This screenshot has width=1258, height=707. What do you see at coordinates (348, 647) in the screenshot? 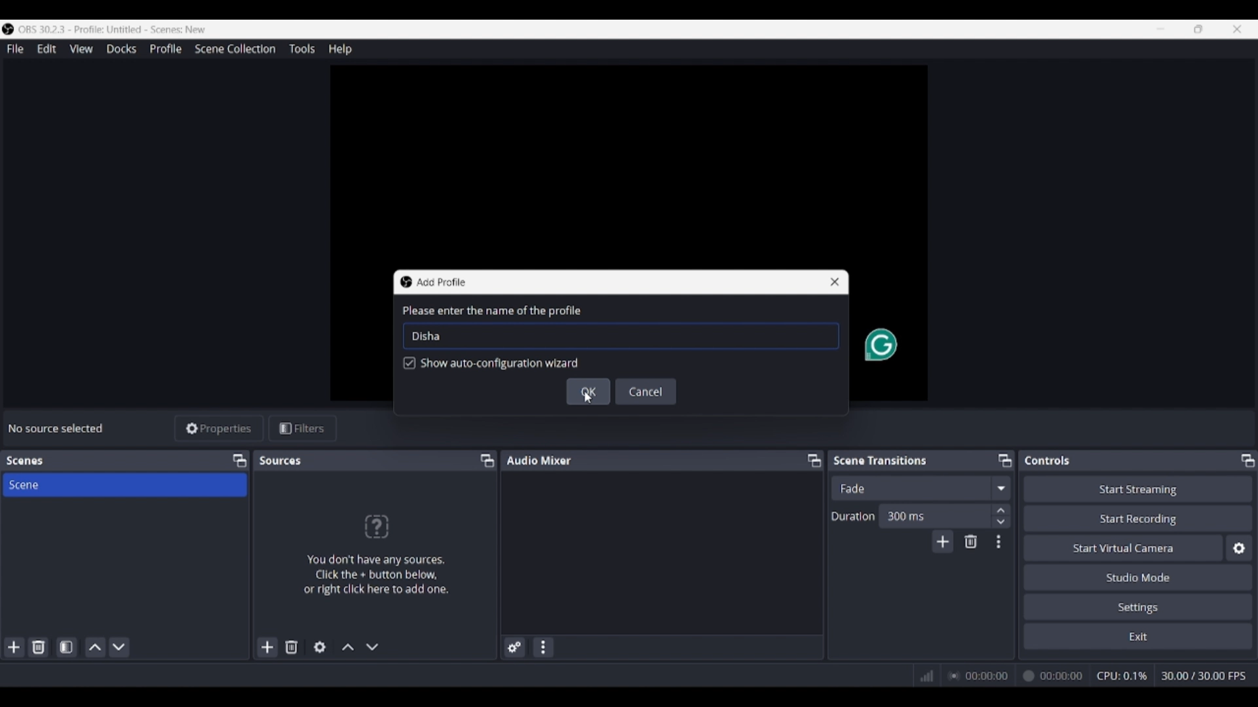
I see `Move source up` at bounding box center [348, 647].